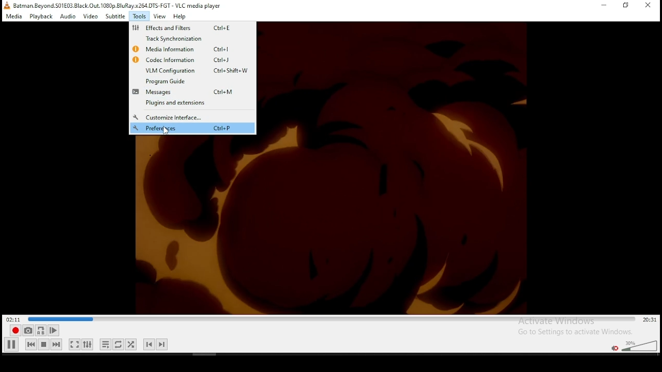 Image resolution: width=662 pixels, height=372 pixels. What do you see at coordinates (53, 330) in the screenshot?
I see `frame by frame` at bounding box center [53, 330].